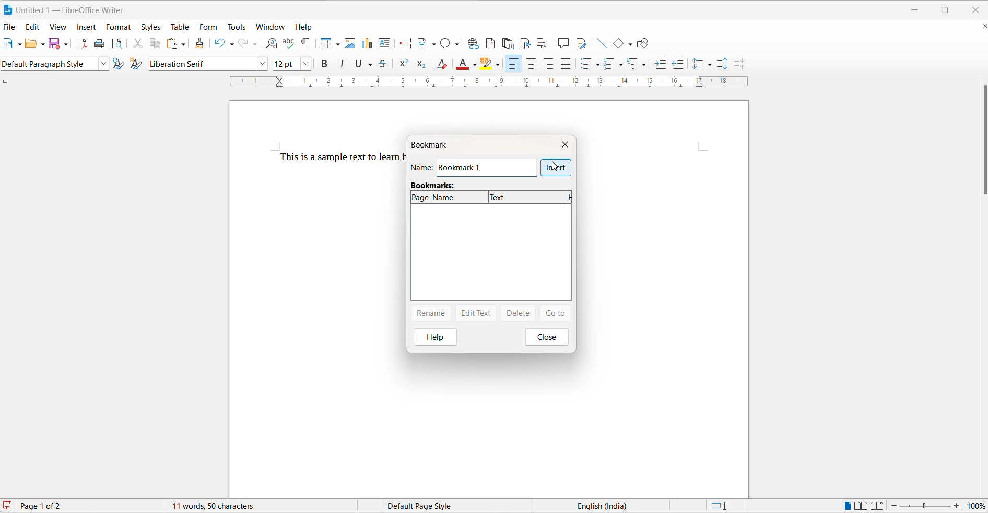 Image resolution: width=988 pixels, height=513 pixels. I want to click on font name options, so click(262, 65).